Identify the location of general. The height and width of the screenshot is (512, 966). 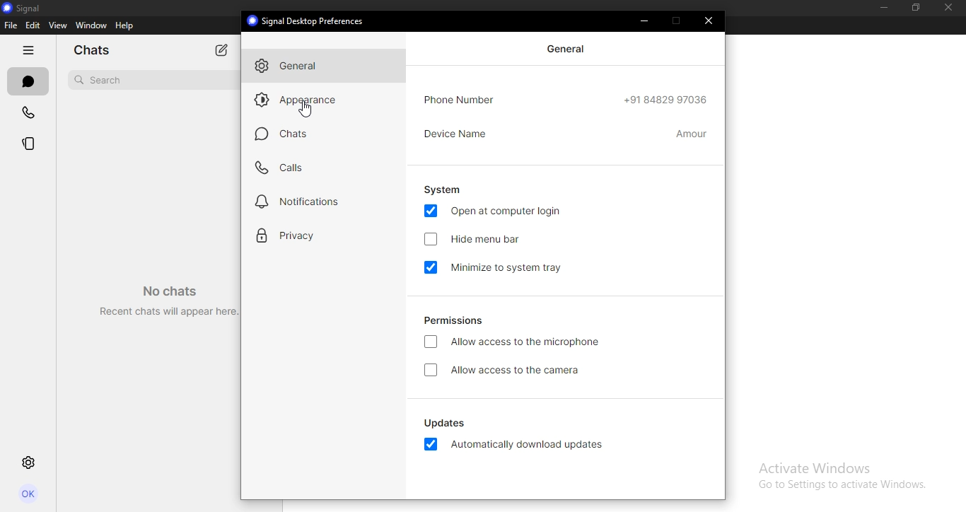
(294, 66).